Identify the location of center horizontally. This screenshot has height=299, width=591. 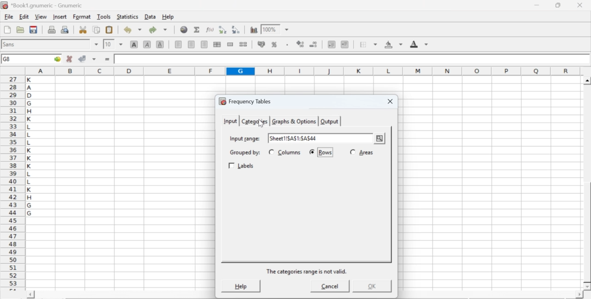
(192, 44).